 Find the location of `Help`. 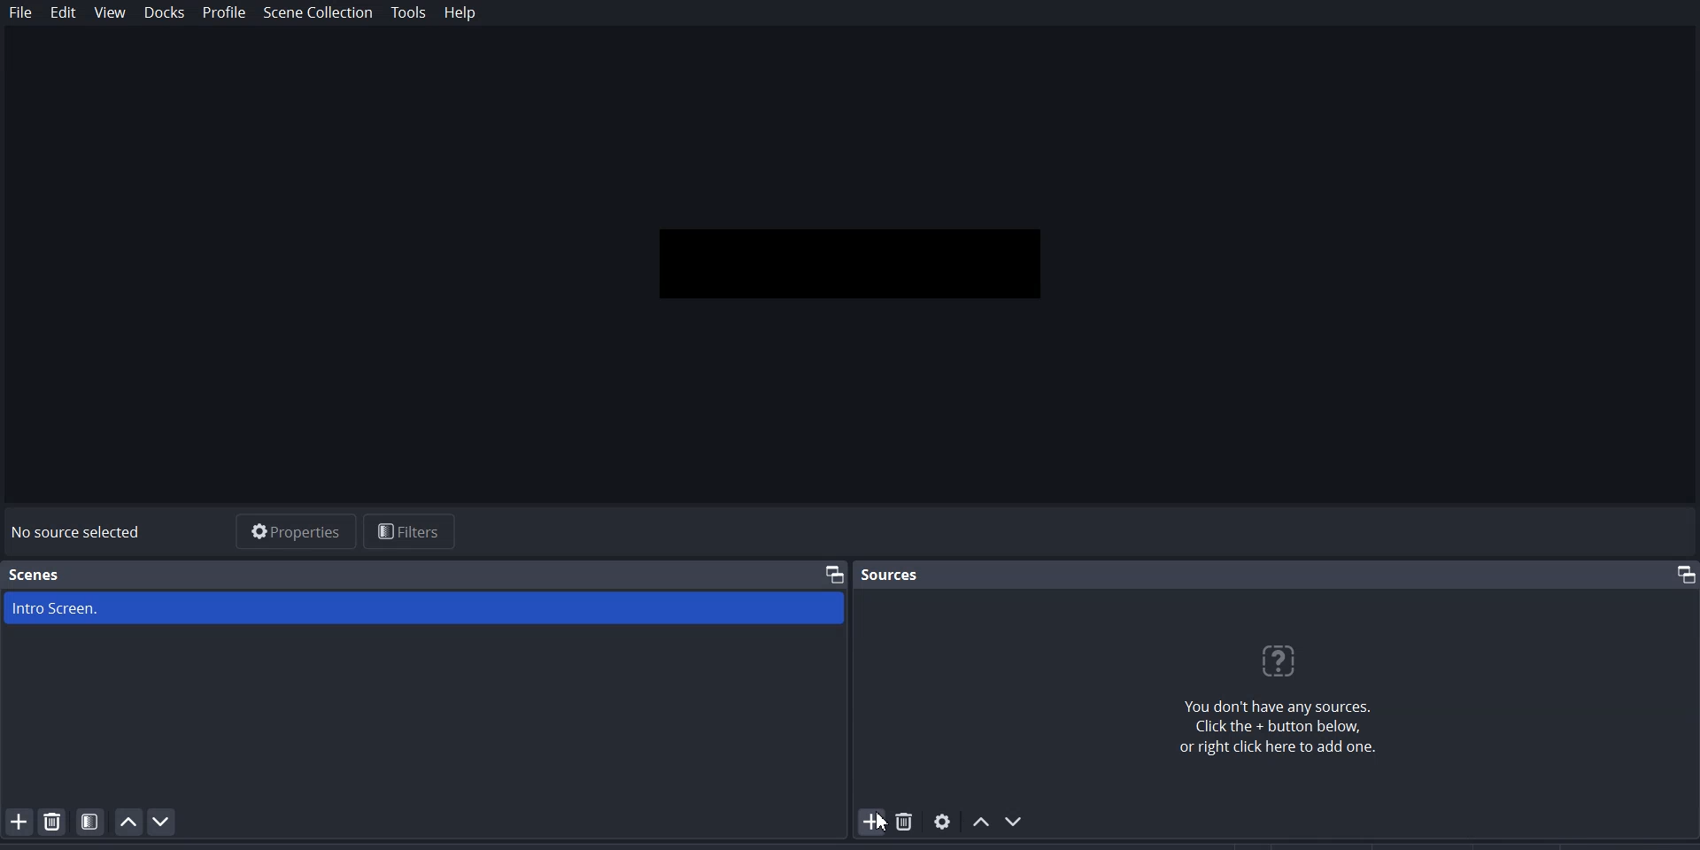

Help is located at coordinates (460, 14).